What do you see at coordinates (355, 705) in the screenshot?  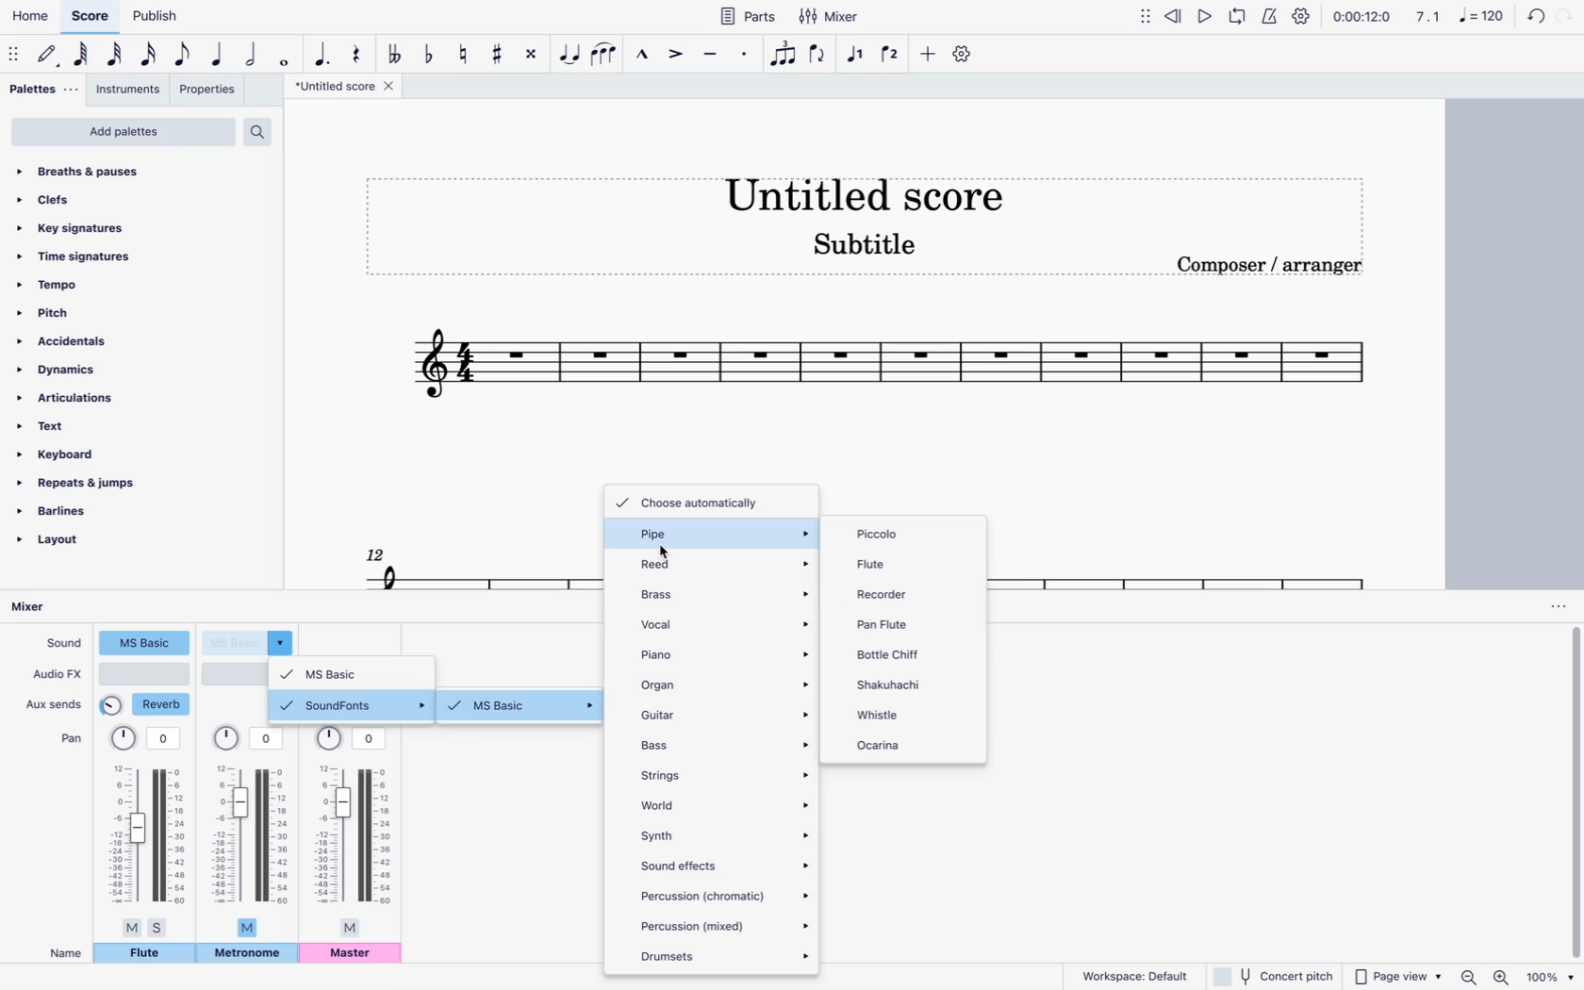 I see `soundfonts` at bounding box center [355, 705].